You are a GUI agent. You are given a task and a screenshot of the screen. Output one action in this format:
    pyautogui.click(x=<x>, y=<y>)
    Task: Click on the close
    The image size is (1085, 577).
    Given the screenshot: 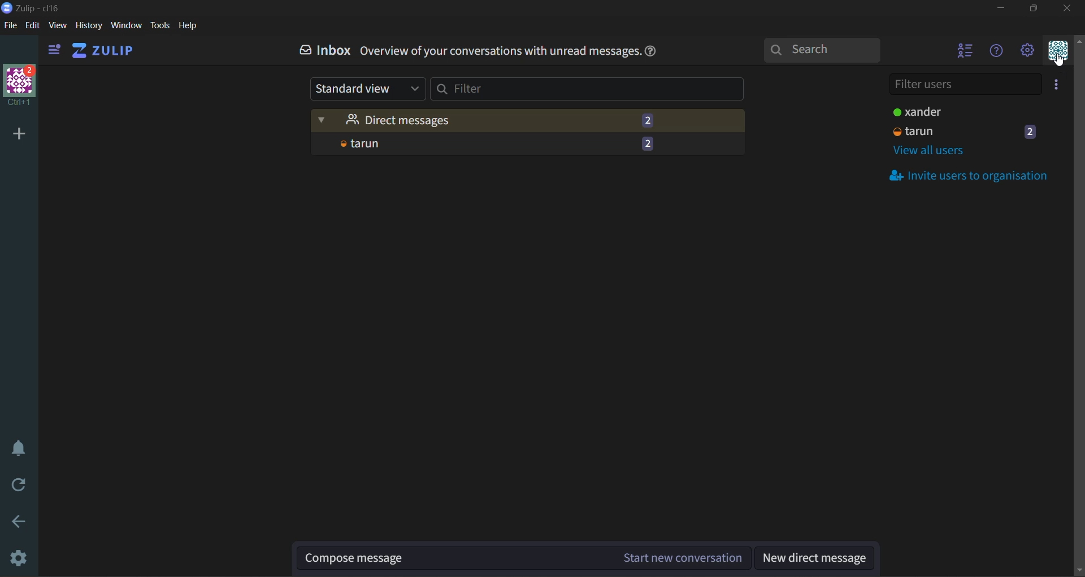 What is the action you would take?
    pyautogui.click(x=1069, y=10)
    